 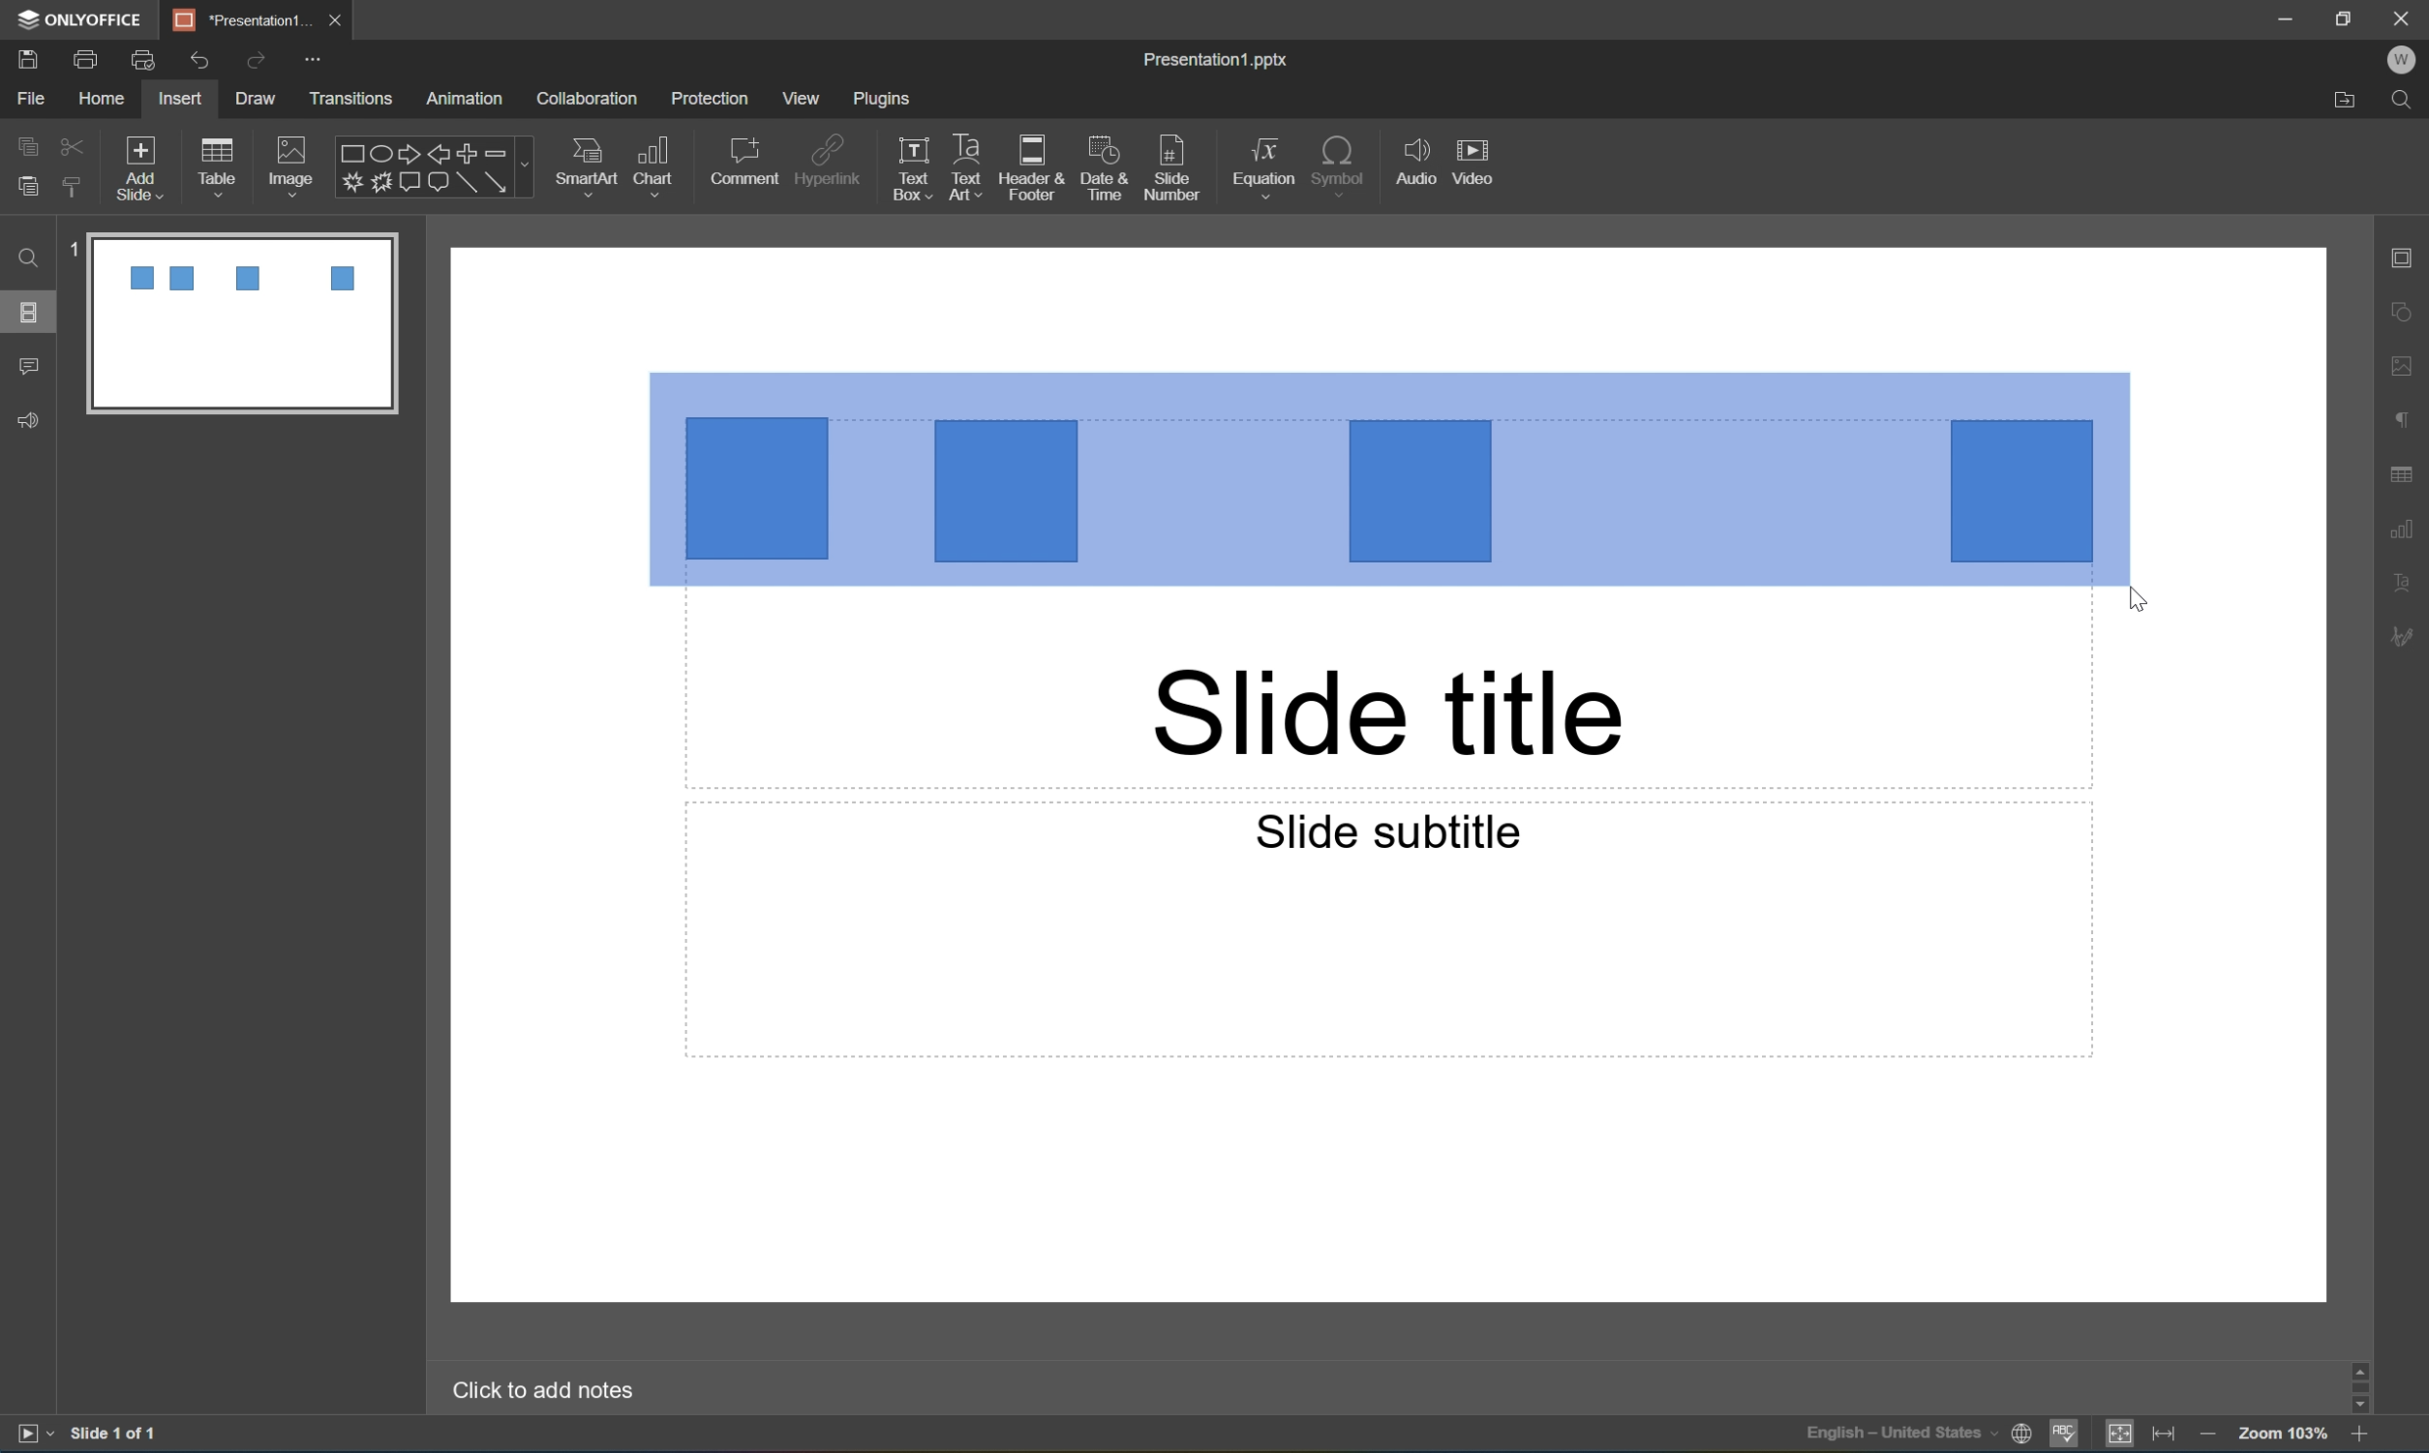 I want to click on 4 Squares area selected, so click(x=1389, y=478).